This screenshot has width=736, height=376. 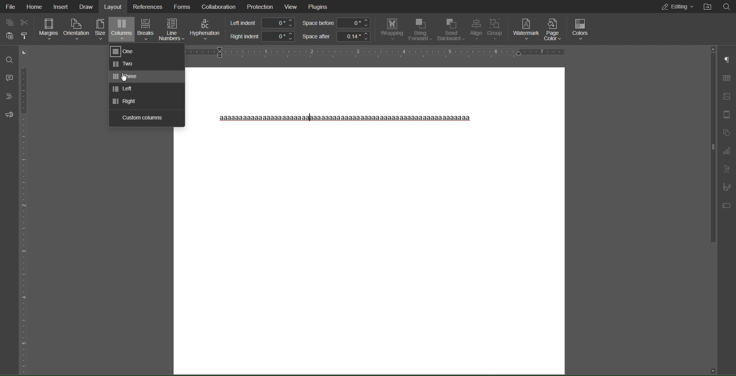 What do you see at coordinates (60, 7) in the screenshot?
I see `Insert` at bounding box center [60, 7].